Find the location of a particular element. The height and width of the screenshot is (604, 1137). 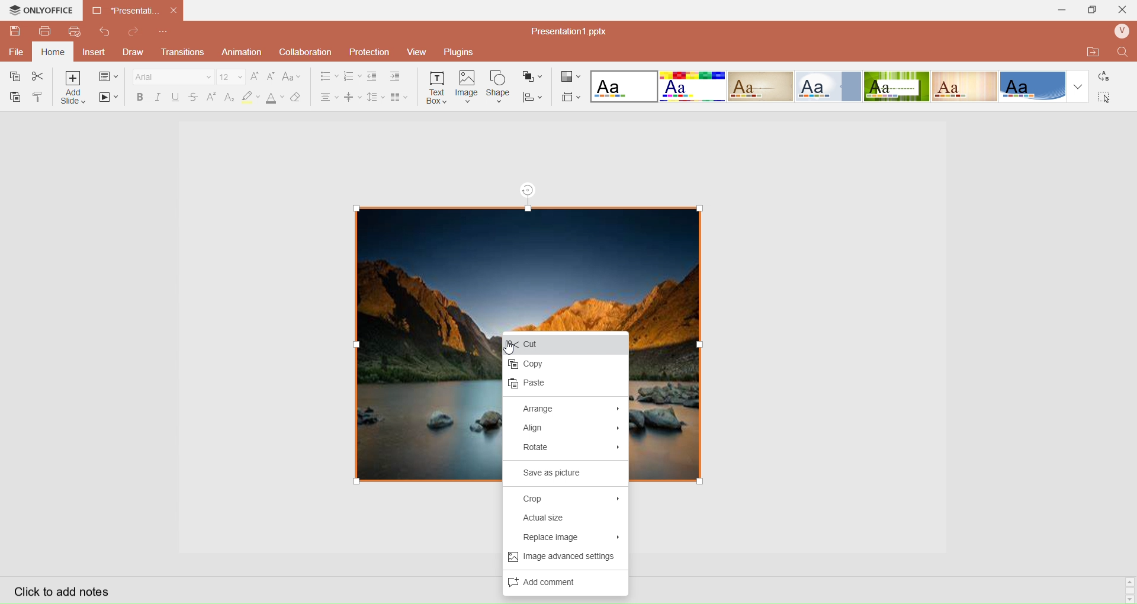

Increase Font Size is located at coordinates (254, 75).